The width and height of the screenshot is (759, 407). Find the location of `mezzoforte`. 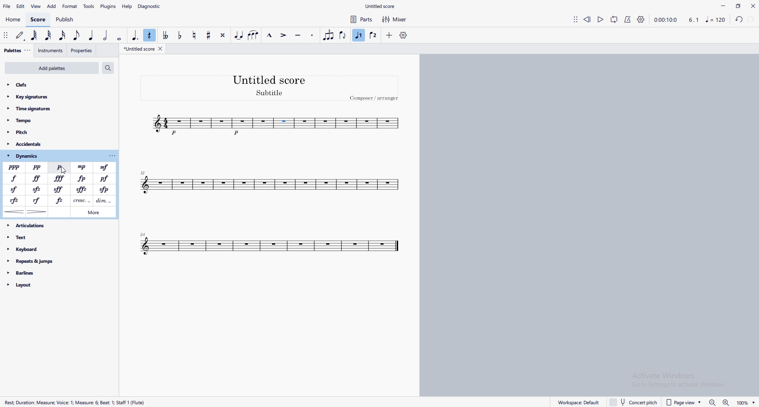

mezzoforte is located at coordinates (105, 167).